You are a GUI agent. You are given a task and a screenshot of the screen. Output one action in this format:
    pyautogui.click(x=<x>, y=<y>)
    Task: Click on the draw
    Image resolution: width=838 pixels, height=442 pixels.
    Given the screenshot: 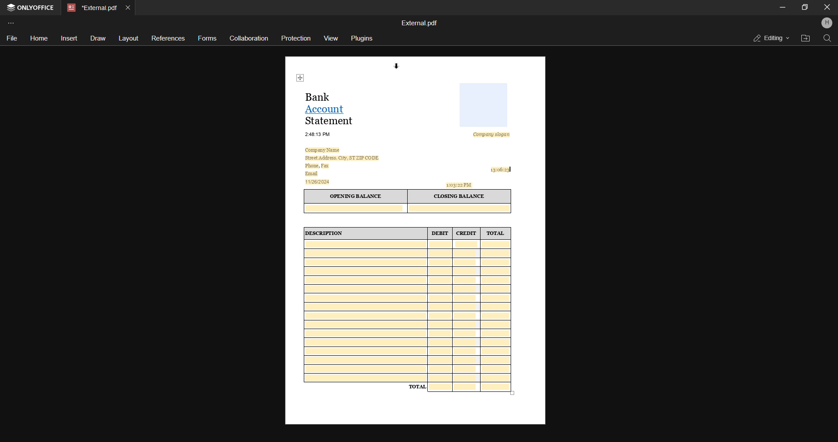 What is the action you would take?
    pyautogui.click(x=96, y=38)
    